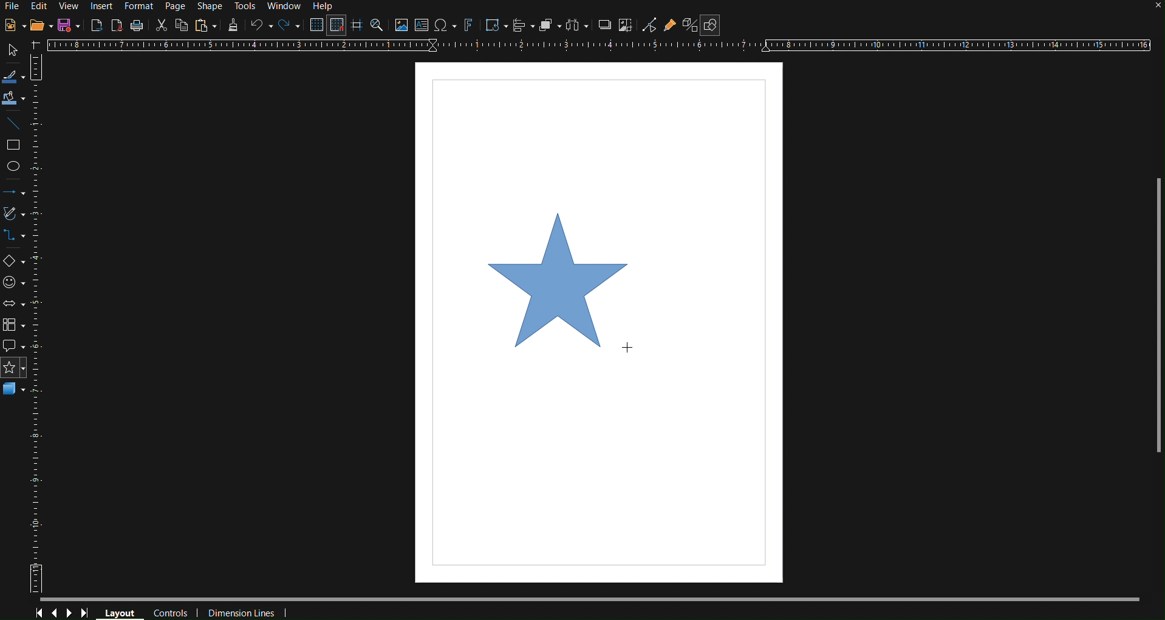 The width and height of the screenshot is (1165, 620). What do you see at coordinates (175, 5) in the screenshot?
I see `Page` at bounding box center [175, 5].